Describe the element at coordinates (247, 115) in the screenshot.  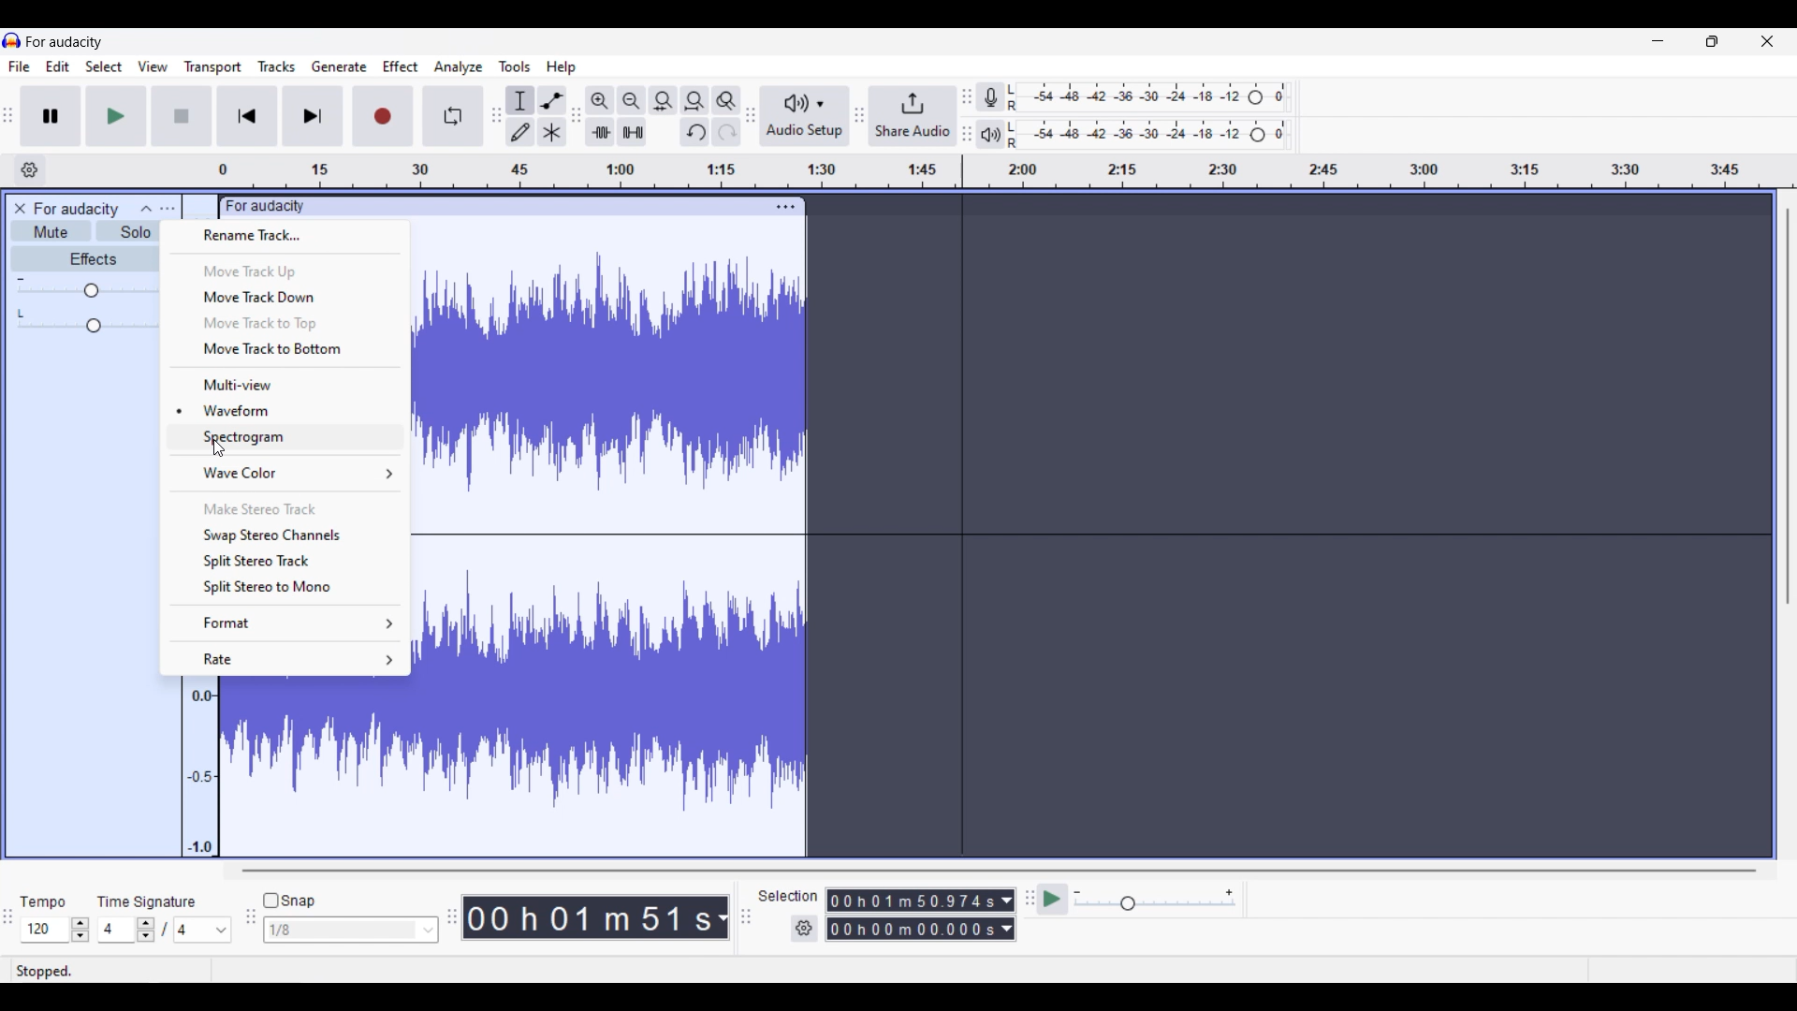
I see `Skip/Select to start` at that location.